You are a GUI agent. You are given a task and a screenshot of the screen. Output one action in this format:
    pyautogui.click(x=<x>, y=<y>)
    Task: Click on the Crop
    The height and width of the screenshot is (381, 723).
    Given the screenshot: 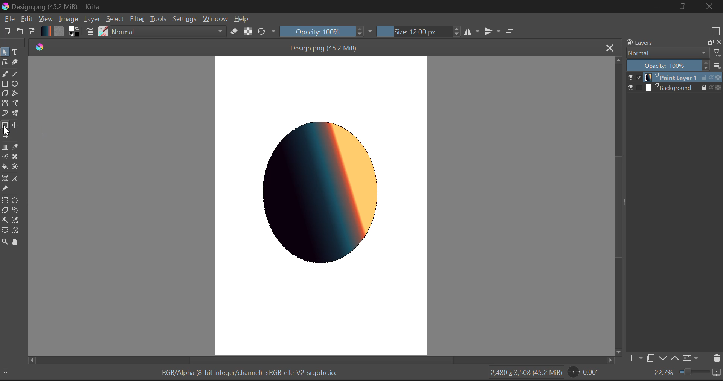 What is the action you would take?
    pyautogui.click(x=5, y=136)
    